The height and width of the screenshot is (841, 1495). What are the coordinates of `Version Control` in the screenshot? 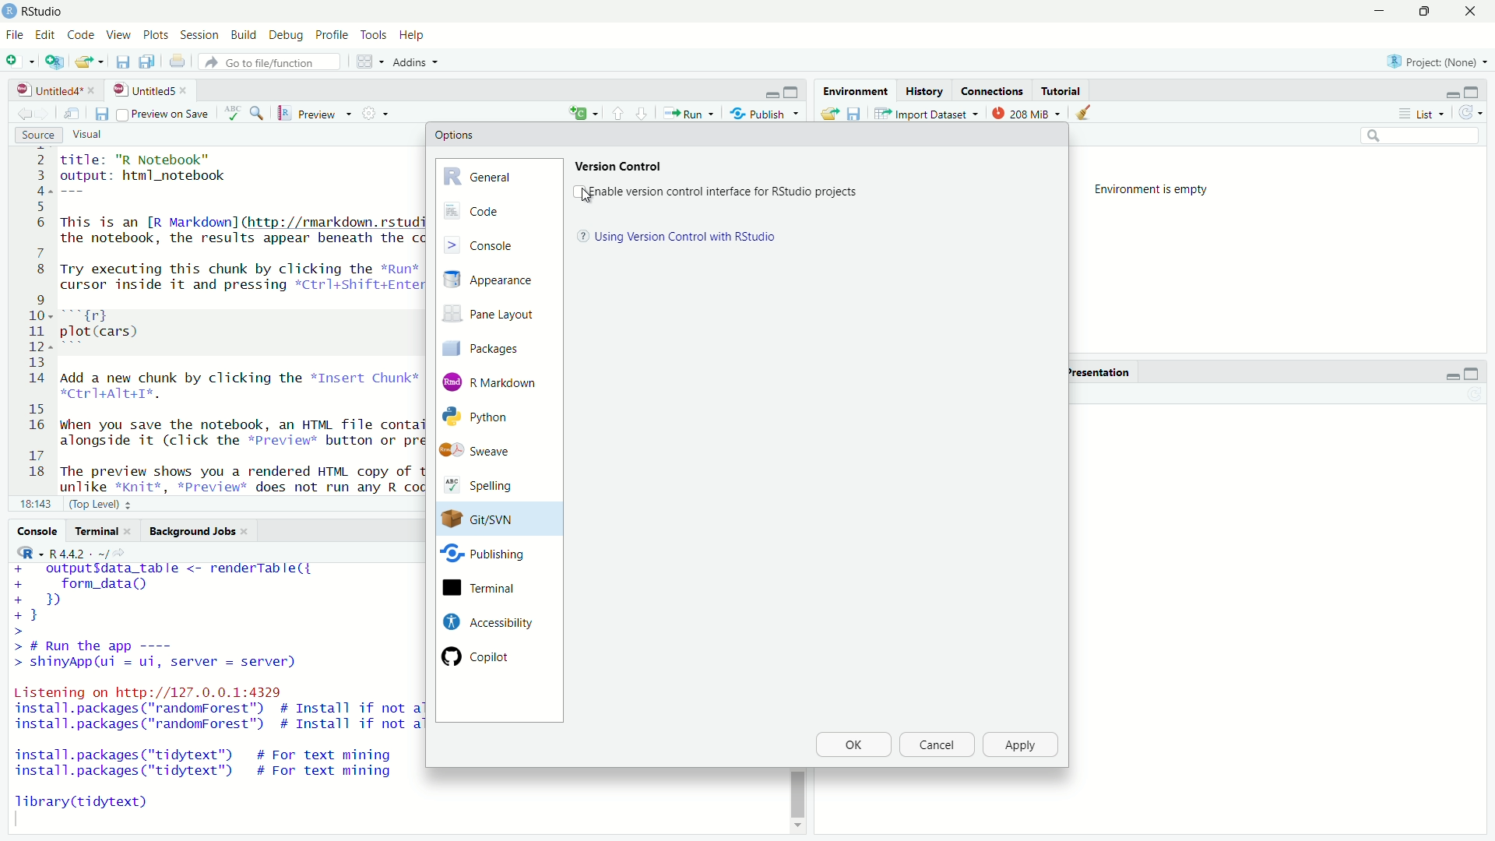 It's located at (621, 165).